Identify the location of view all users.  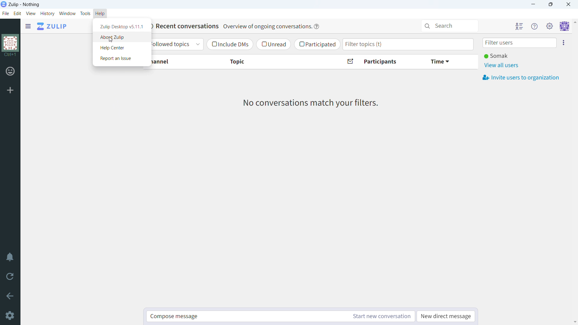
(502, 65).